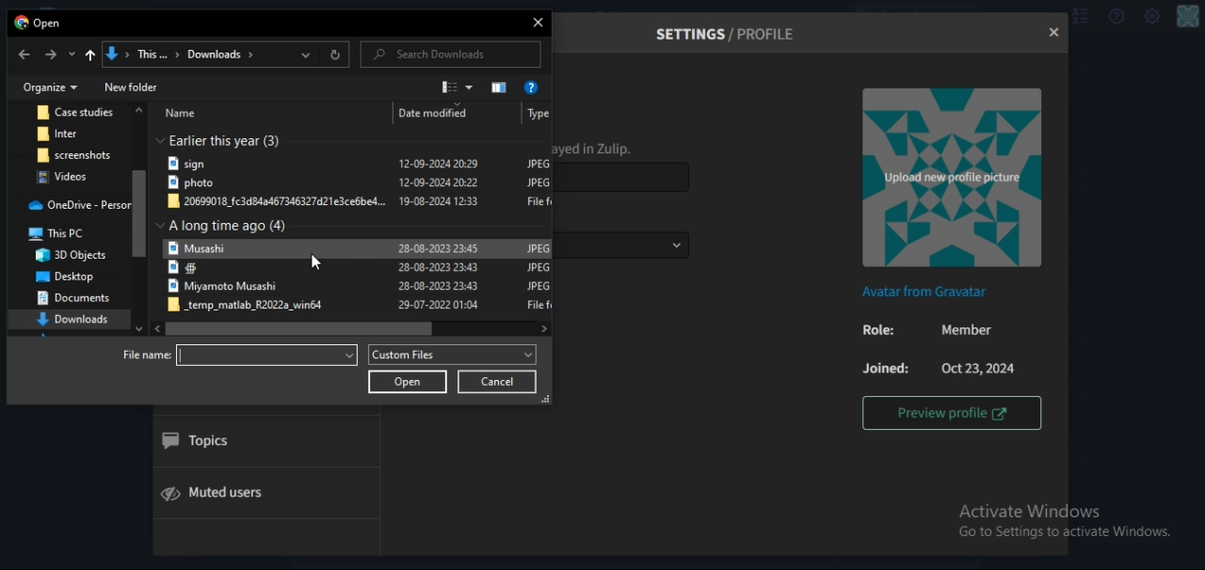  I want to click on scroll down, so click(139, 326).